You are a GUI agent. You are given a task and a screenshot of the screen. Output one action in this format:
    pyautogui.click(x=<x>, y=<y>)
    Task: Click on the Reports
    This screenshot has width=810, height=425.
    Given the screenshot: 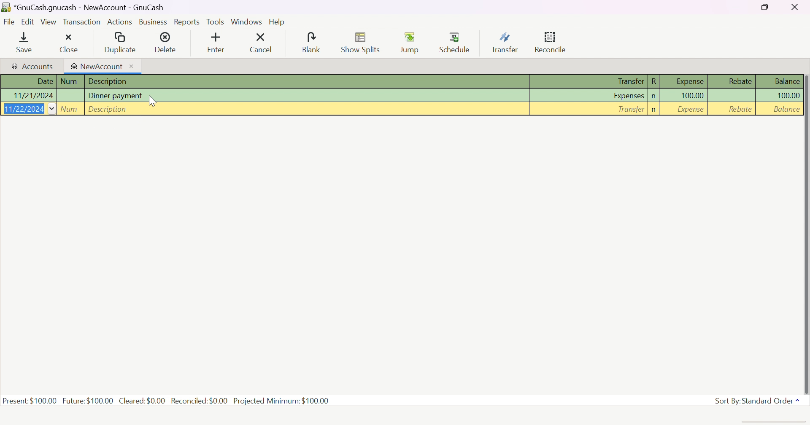 What is the action you would take?
    pyautogui.click(x=186, y=22)
    